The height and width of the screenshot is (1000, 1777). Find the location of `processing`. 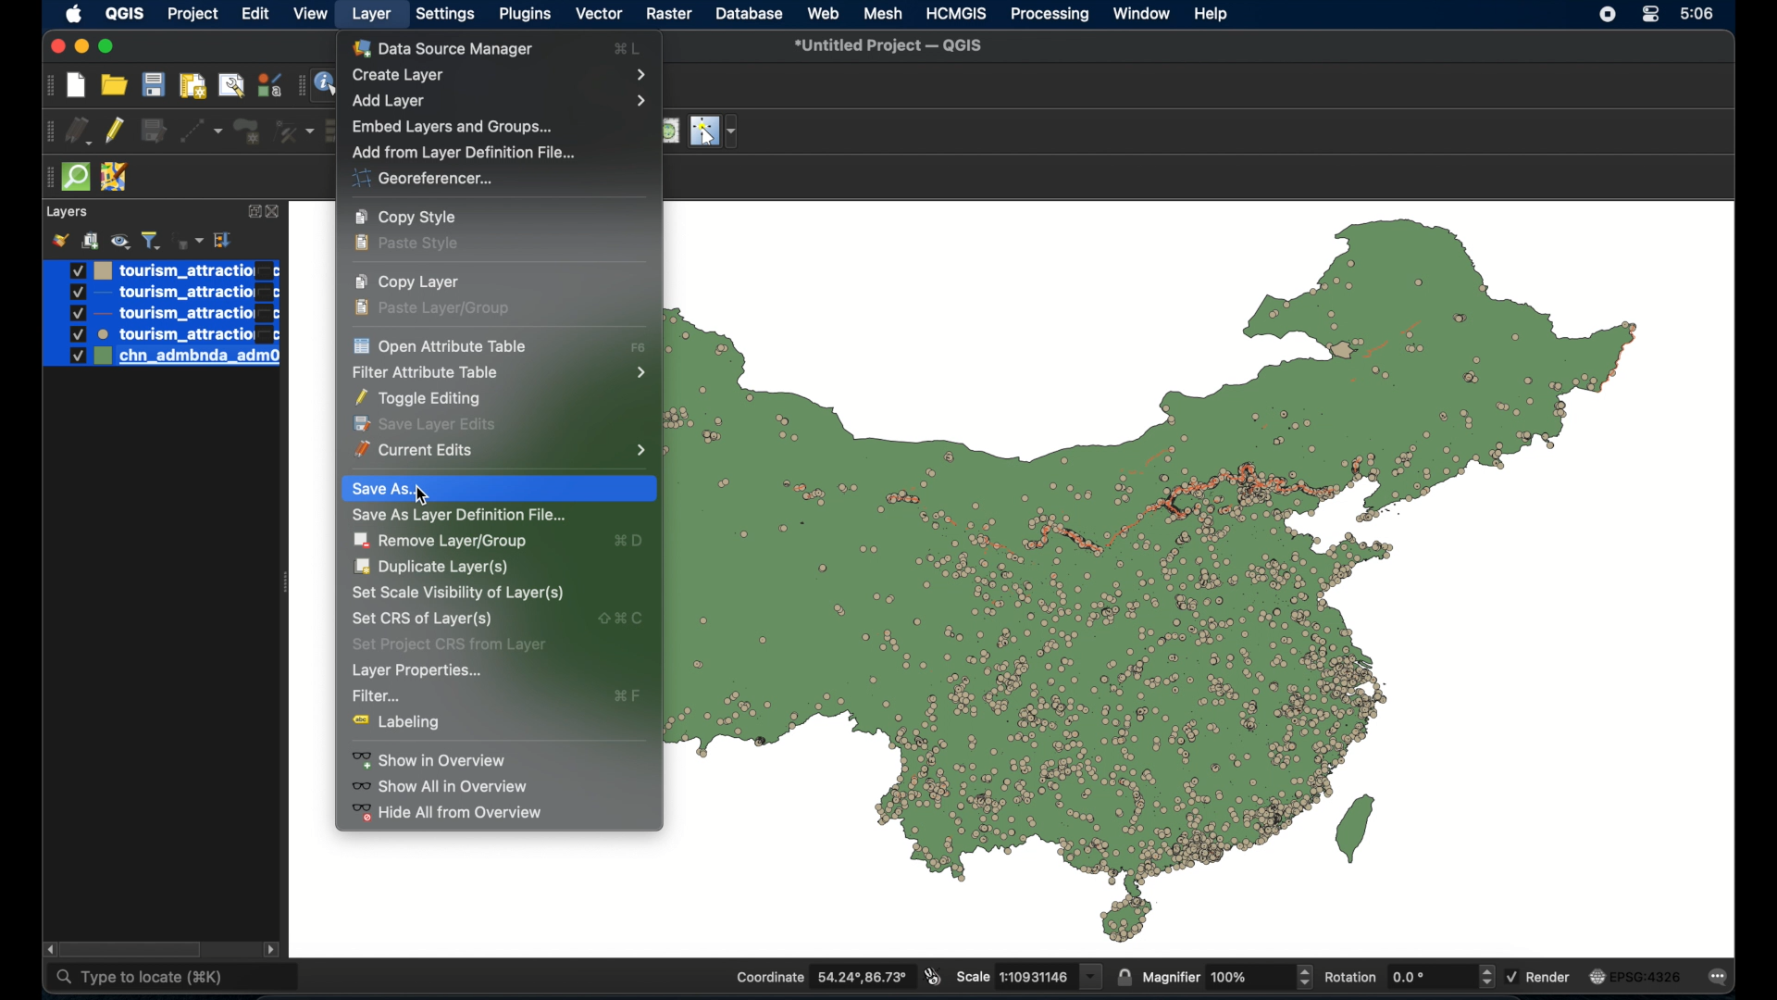

processing is located at coordinates (1049, 15).